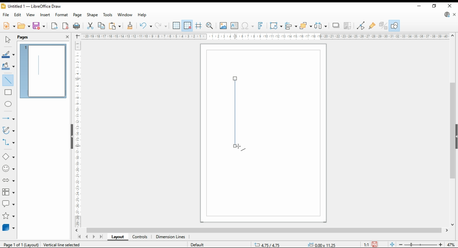  What do you see at coordinates (176, 25) in the screenshot?
I see `display grid` at bounding box center [176, 25].